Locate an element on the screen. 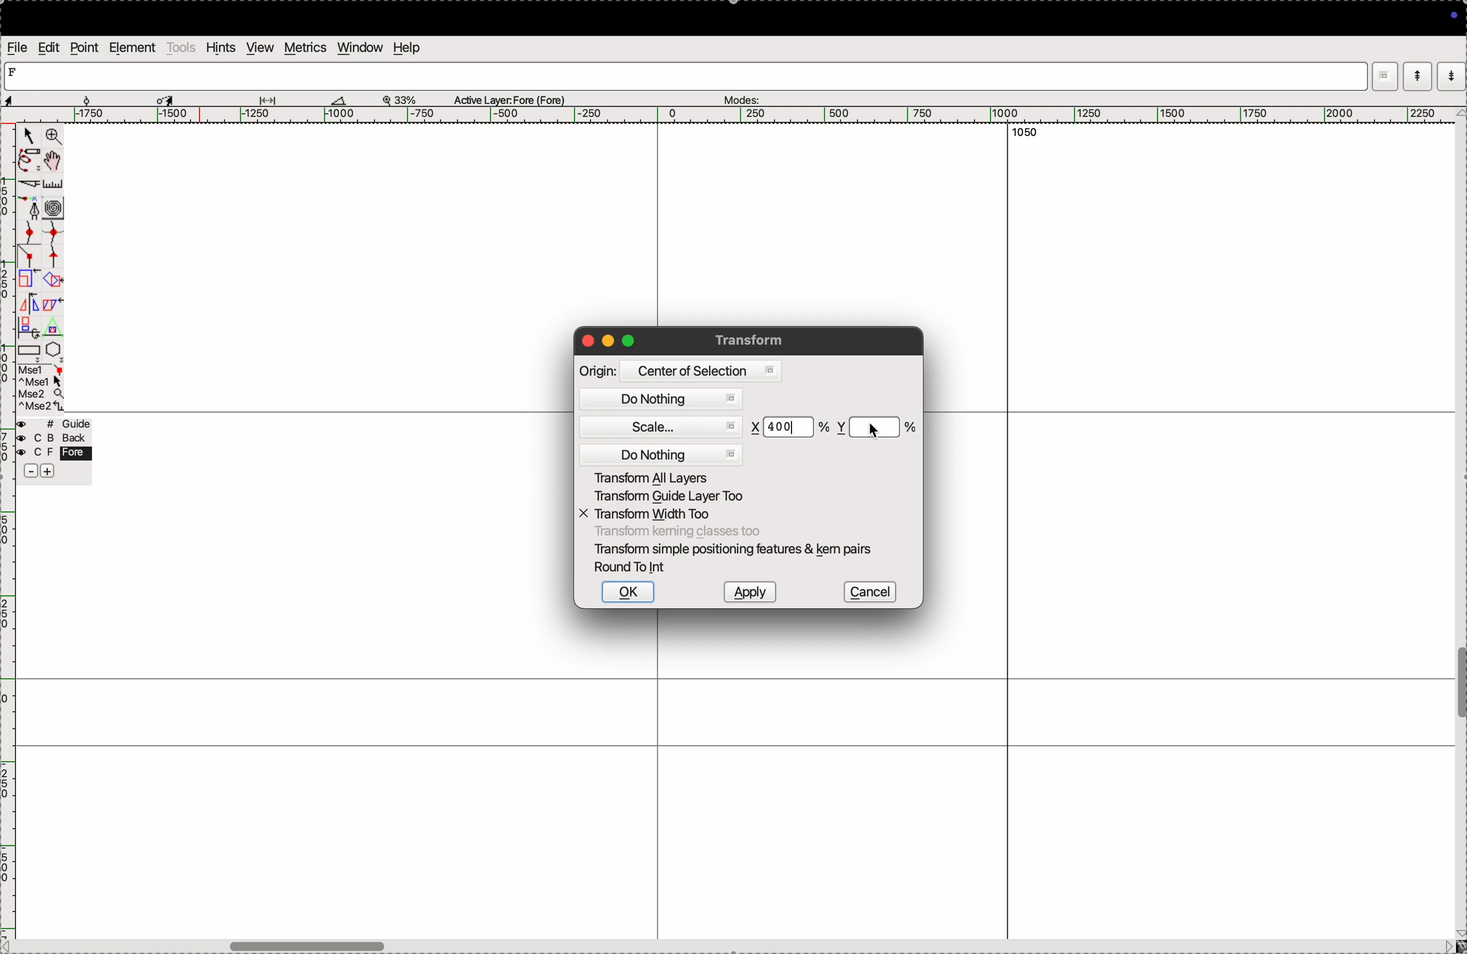 The width and height of the screenshot is (1467, 954). view is located at coordinates (259, 47).